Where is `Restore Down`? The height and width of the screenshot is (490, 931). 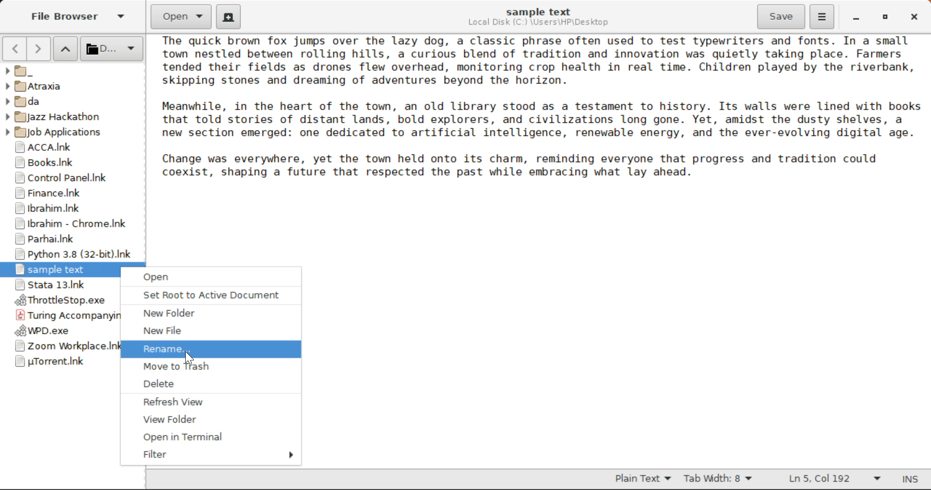 Restore Down is located at coordinates (855, 18).